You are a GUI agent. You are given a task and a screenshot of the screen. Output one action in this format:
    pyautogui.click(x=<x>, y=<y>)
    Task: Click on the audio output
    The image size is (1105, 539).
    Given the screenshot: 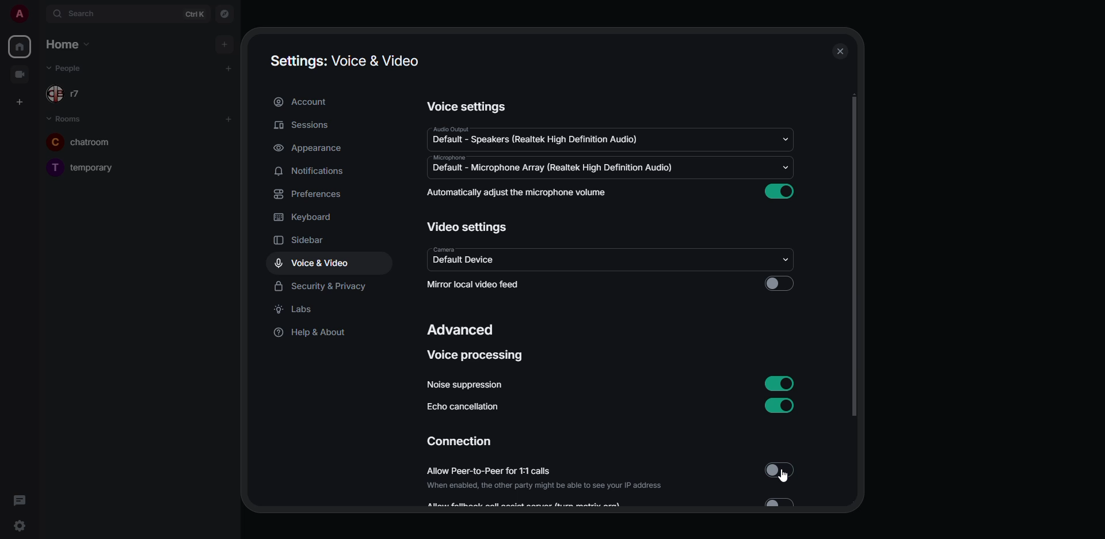 What is the action you would take?
    pyautogui.click(x=451, y=127)
    